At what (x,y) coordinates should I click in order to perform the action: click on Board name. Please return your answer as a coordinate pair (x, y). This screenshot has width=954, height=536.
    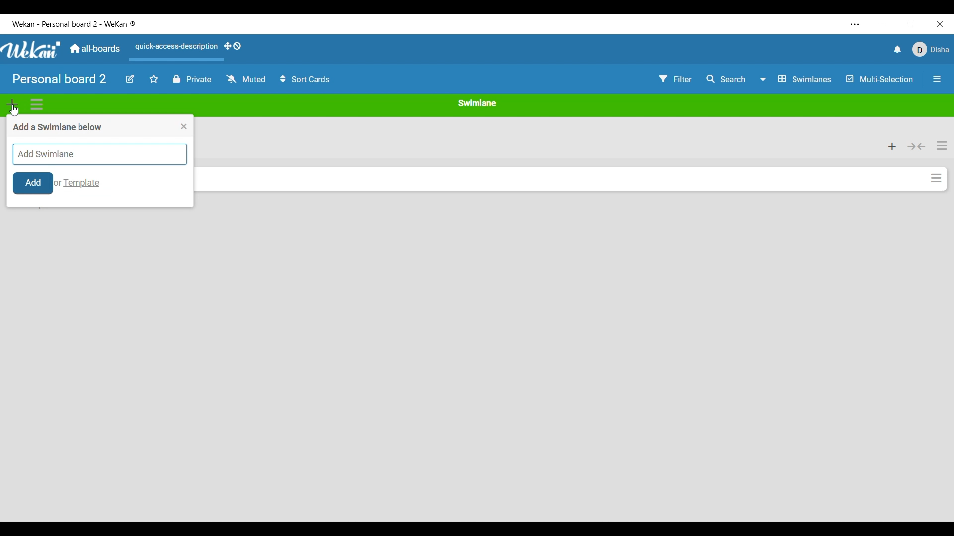
    Looking at the image, I should click on (60, 79).